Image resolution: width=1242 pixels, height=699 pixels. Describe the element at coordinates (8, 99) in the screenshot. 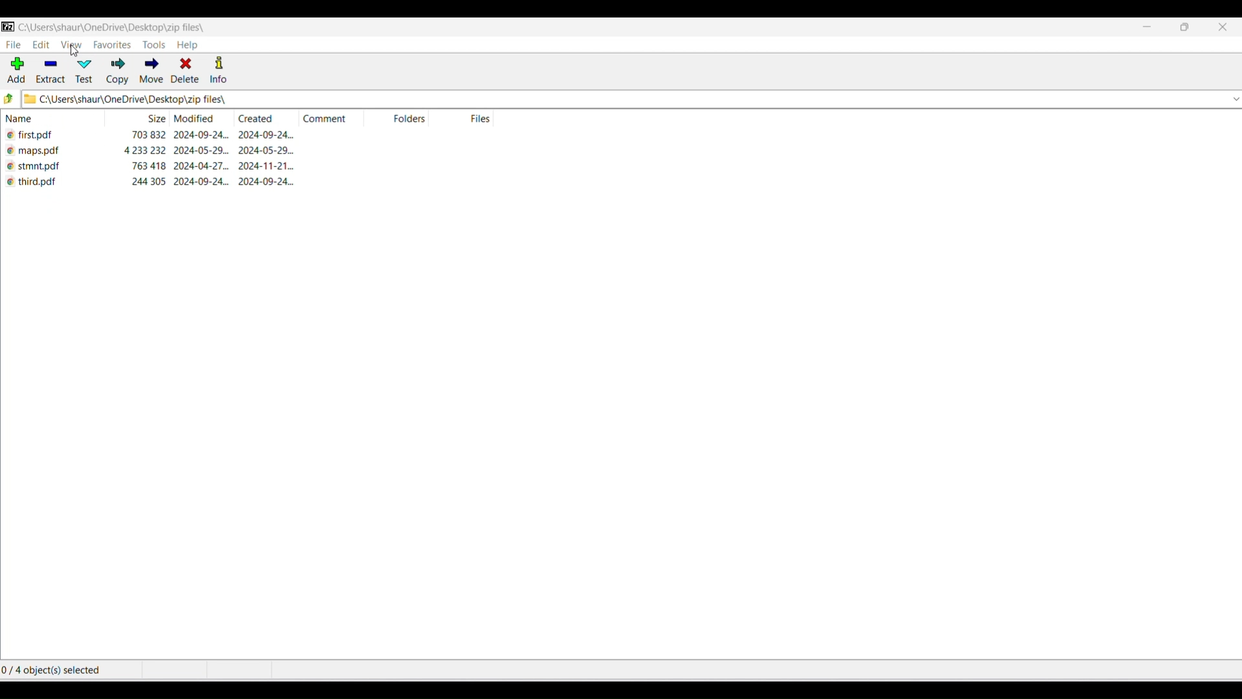

I see `previous paths` at that location.